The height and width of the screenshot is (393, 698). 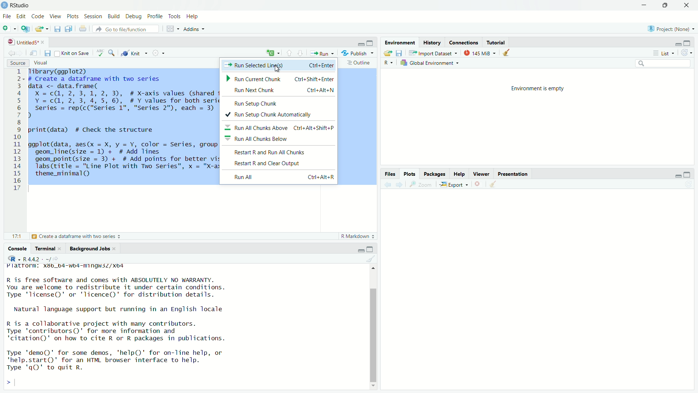 I want to click on R, so click(x=389, y=63).